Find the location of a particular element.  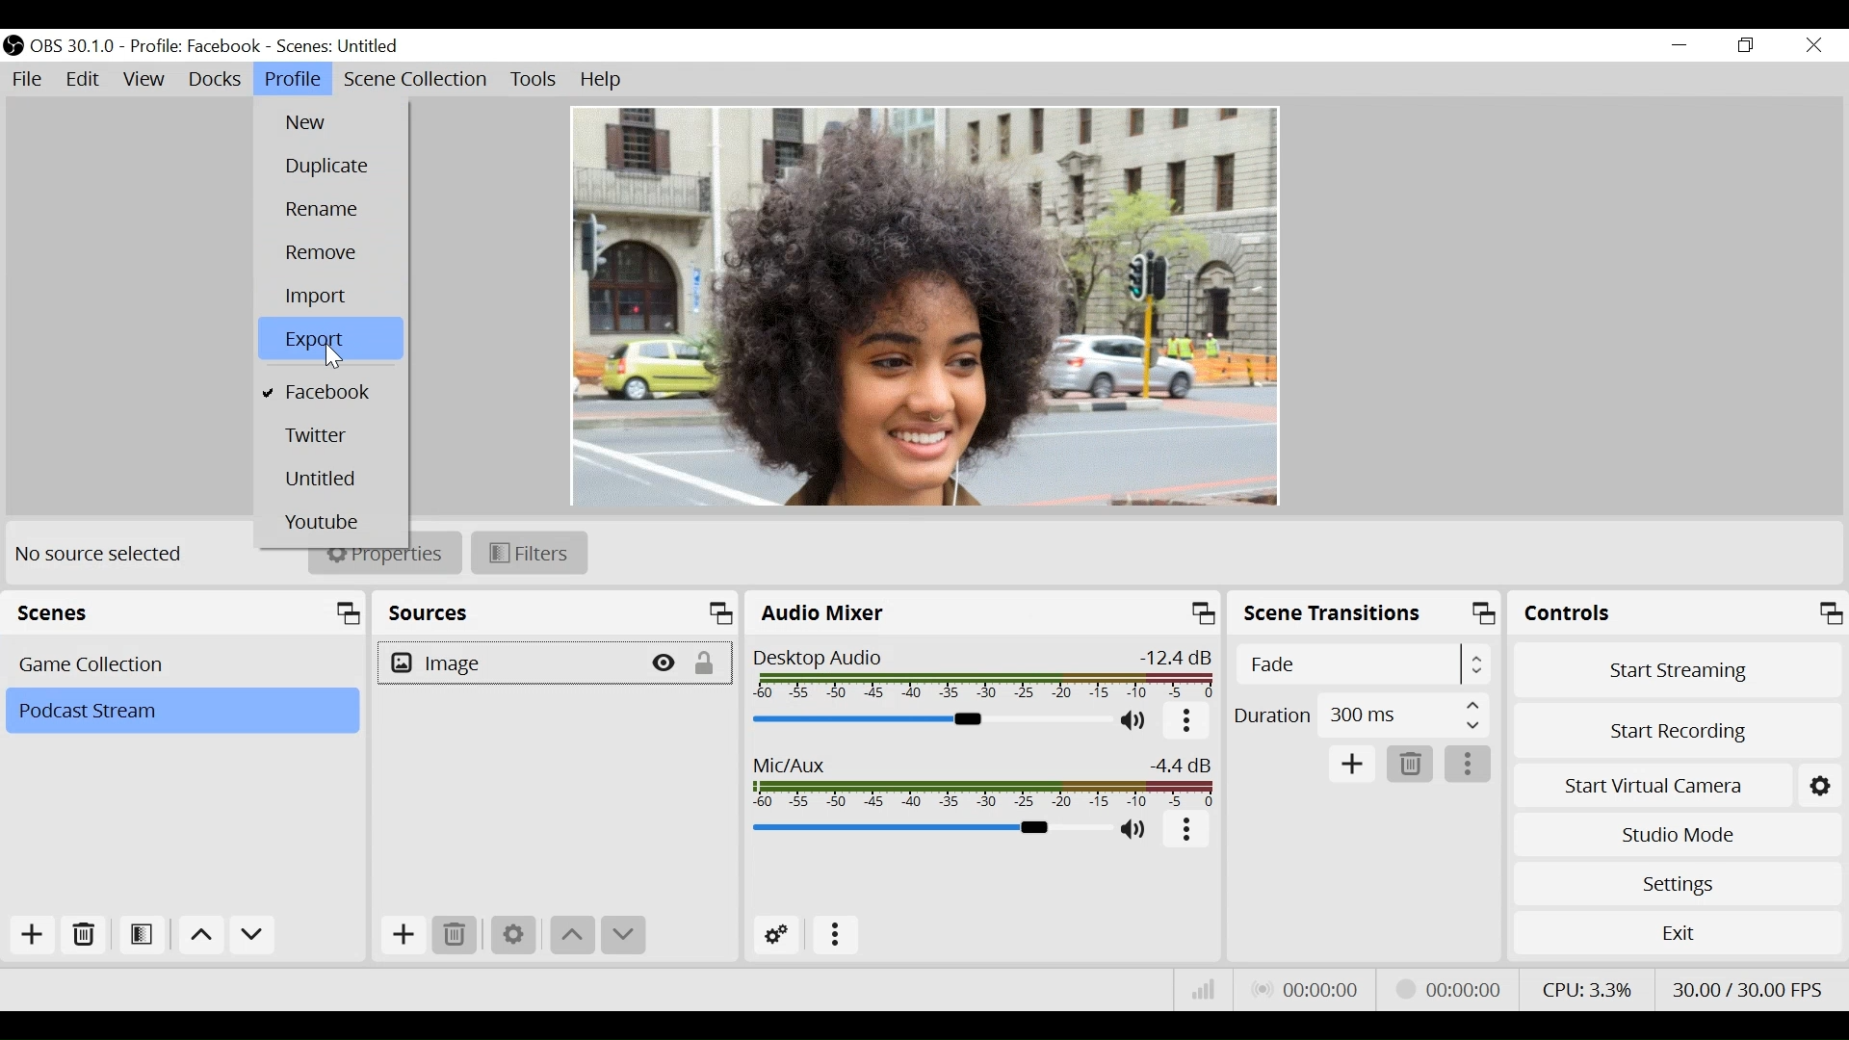

Remove is located at coordinates (86, 933).